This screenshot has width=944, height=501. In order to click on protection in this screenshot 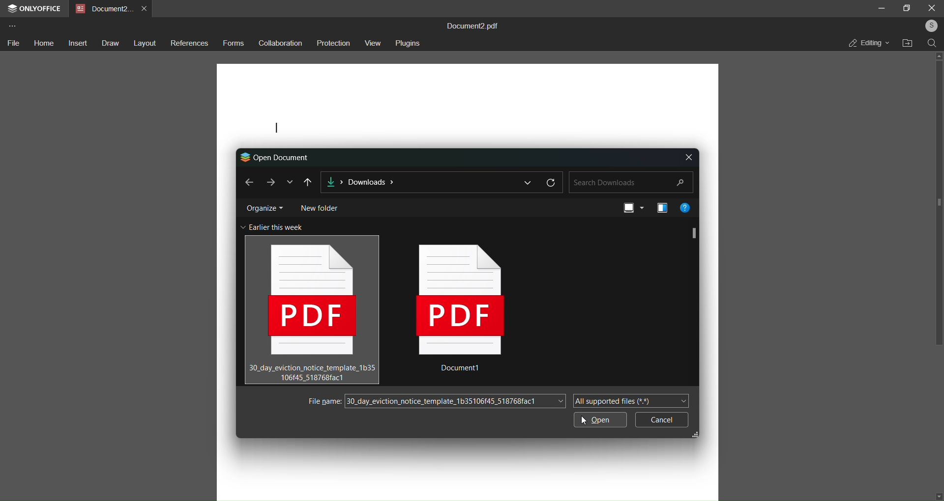, I will do `click(332, 43)`.